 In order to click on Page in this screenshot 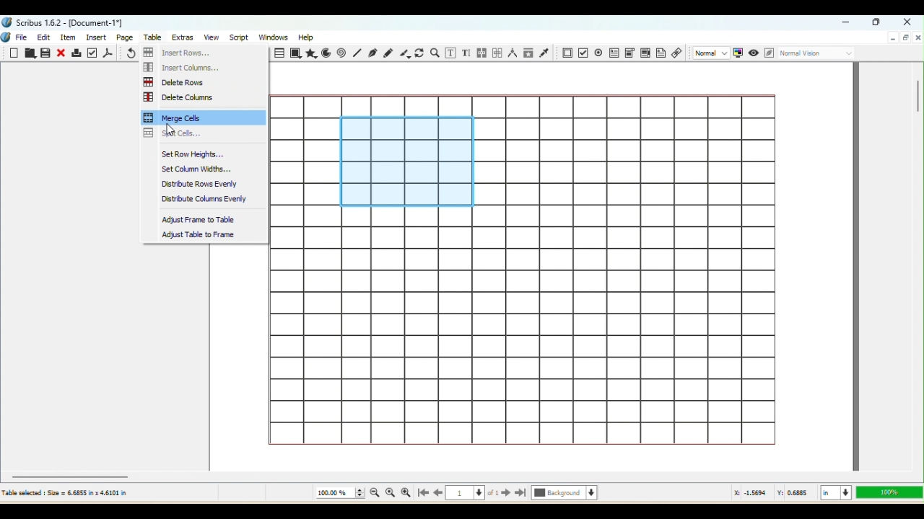, I will do `click(126, 37)`.